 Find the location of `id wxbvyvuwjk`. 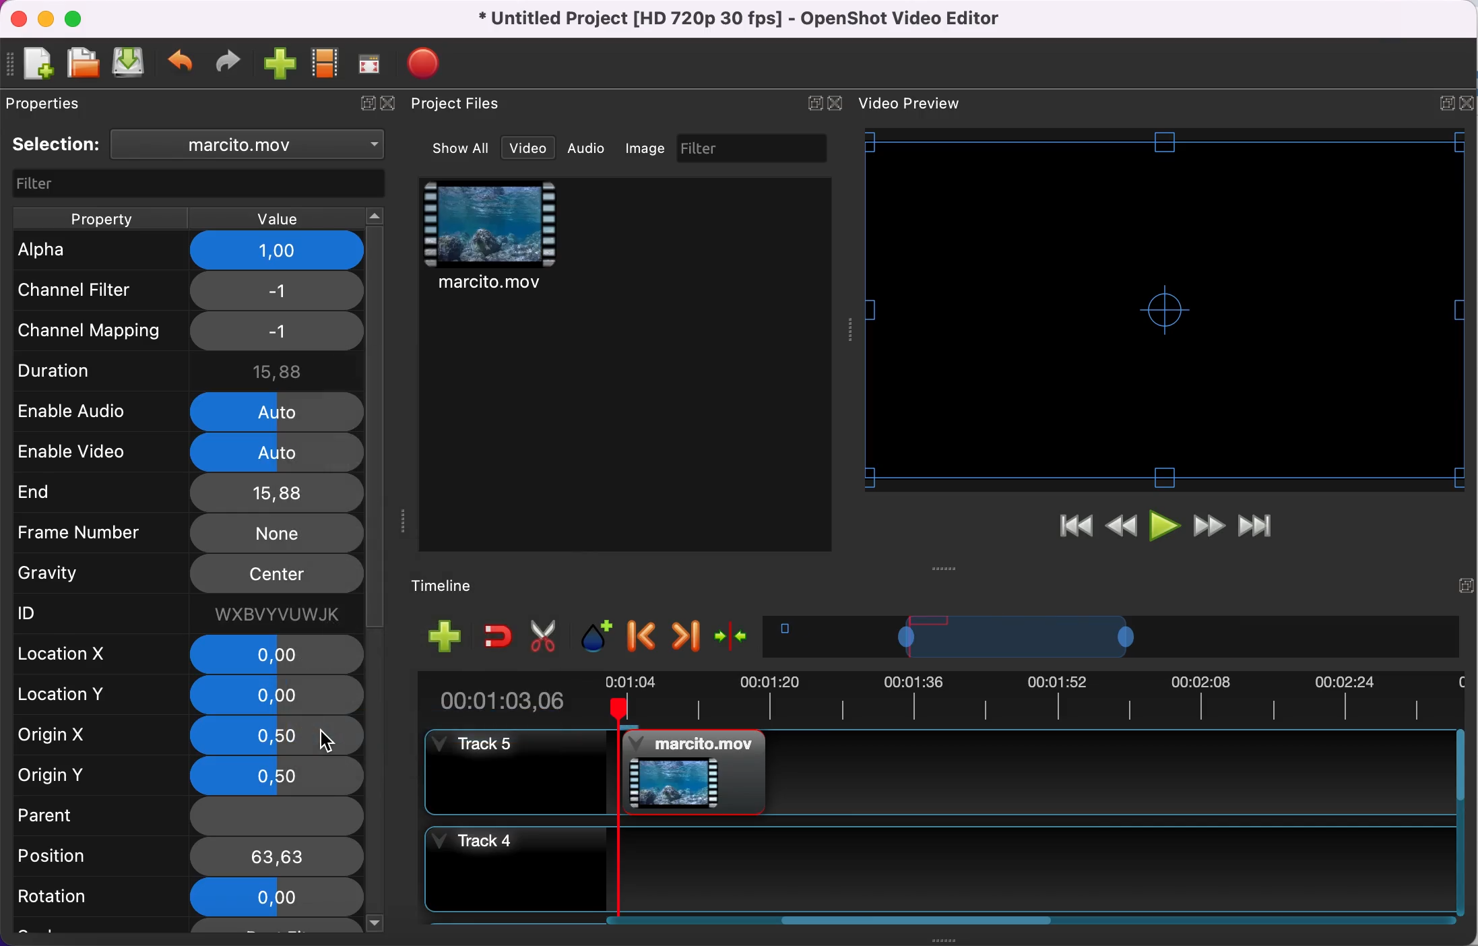

id wxbvyvuwjk is located at coordinates (185, 613).